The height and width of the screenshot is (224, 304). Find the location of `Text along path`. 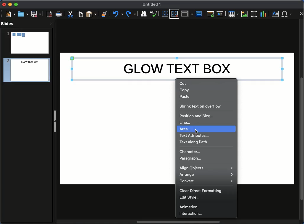

Text along path is located at coordinates (194, 142).